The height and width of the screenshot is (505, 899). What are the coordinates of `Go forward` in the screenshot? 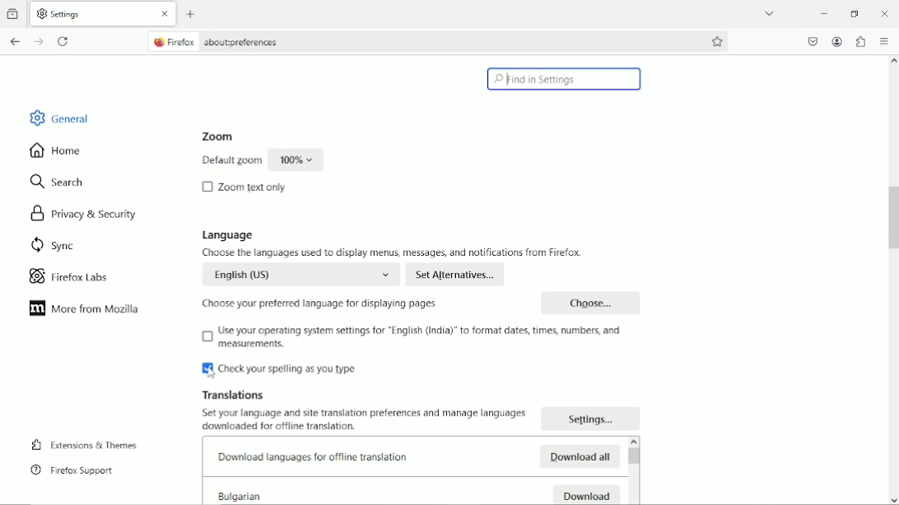 It's located at (40, 41).